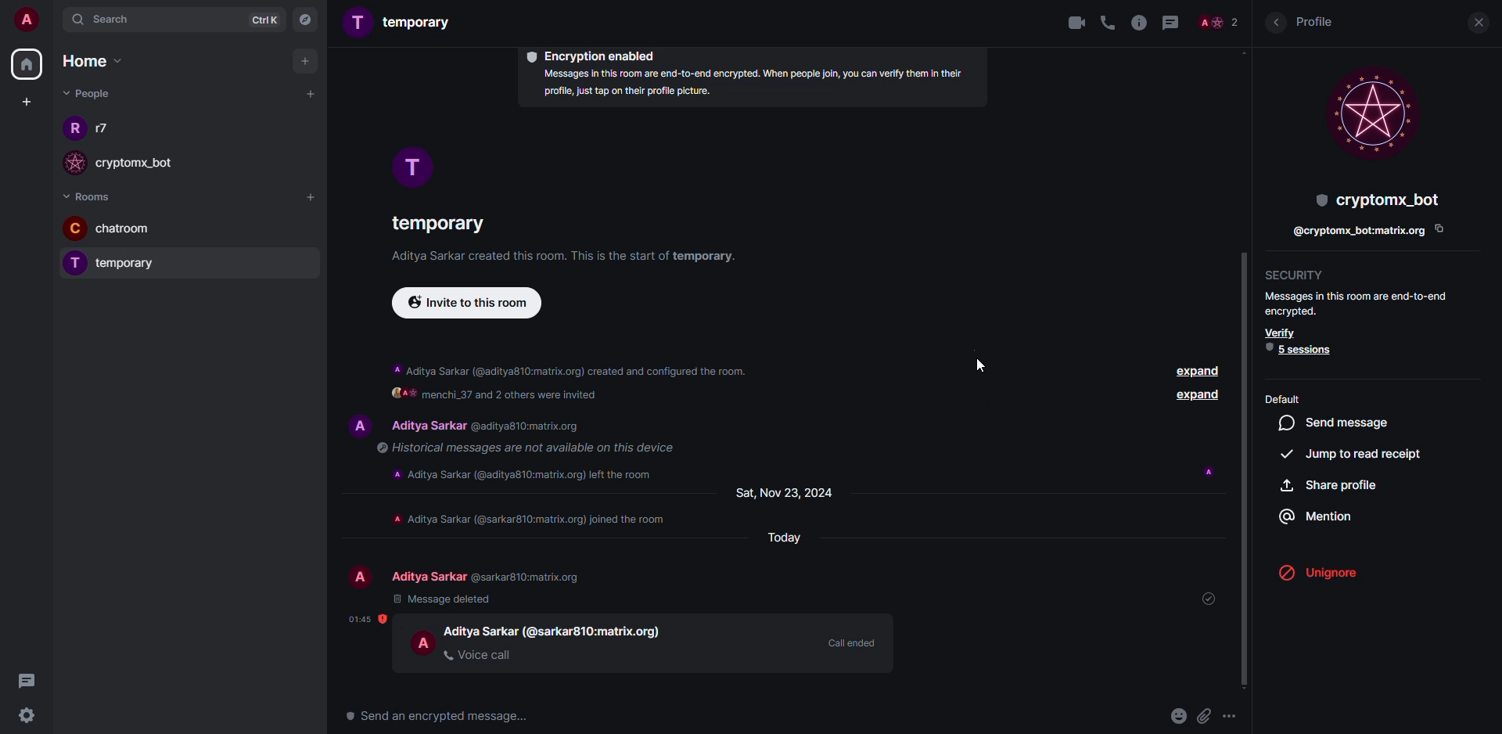  Describe the element at coordinates (438, 717) in the screenshot. I see ` Send an encrypted message...` at that location.